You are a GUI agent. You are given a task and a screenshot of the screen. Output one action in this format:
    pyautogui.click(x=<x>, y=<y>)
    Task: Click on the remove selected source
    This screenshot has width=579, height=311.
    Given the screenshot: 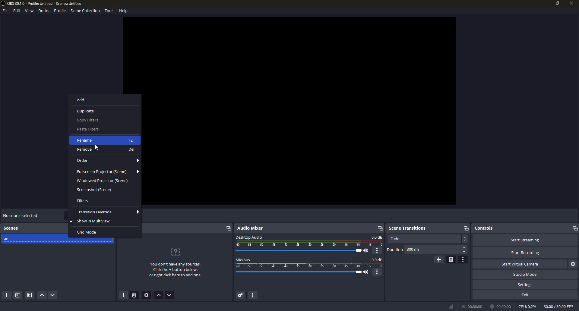 What is the action you would take?
    pyautogui.click(x=135, y=296)
    